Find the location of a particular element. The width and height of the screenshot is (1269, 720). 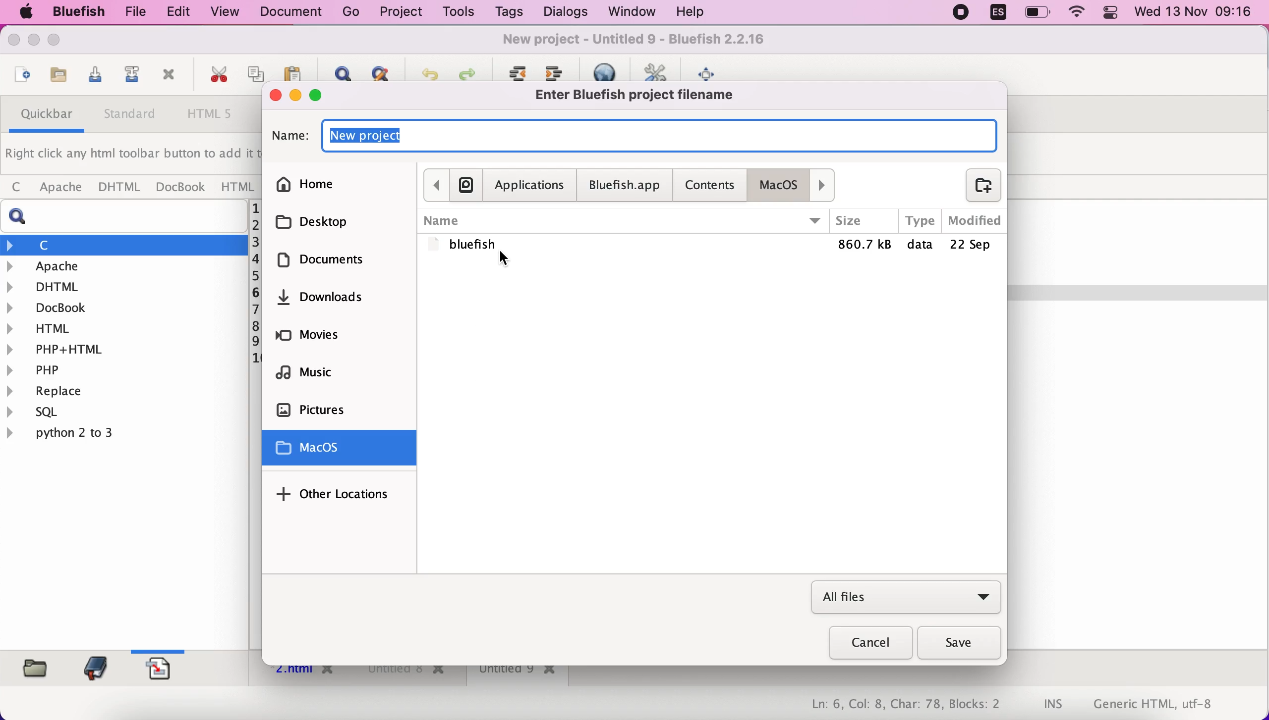

ins is located at coordinates (1054, 705).